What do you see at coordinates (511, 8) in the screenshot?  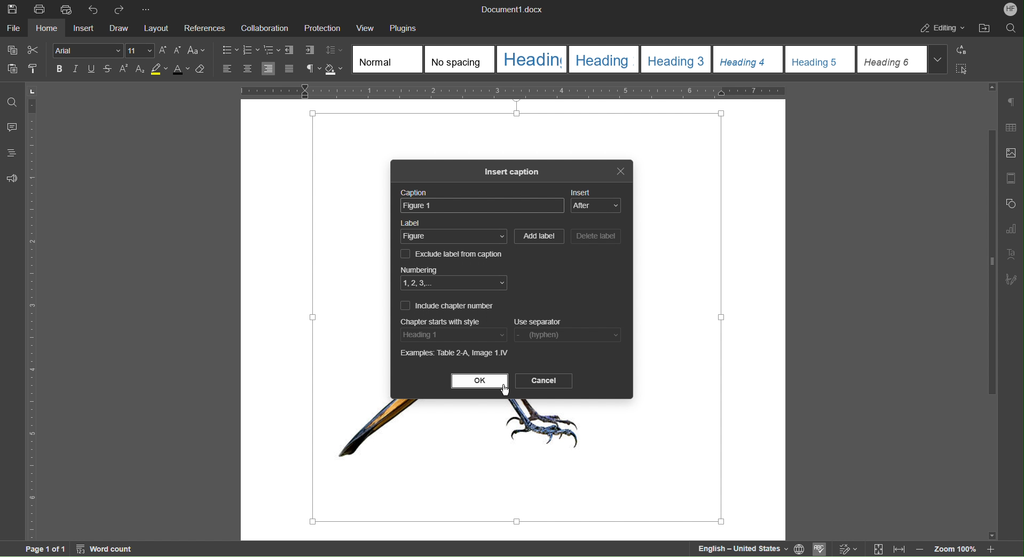 I see `Document1.docx` at bounding box center [511, 8].